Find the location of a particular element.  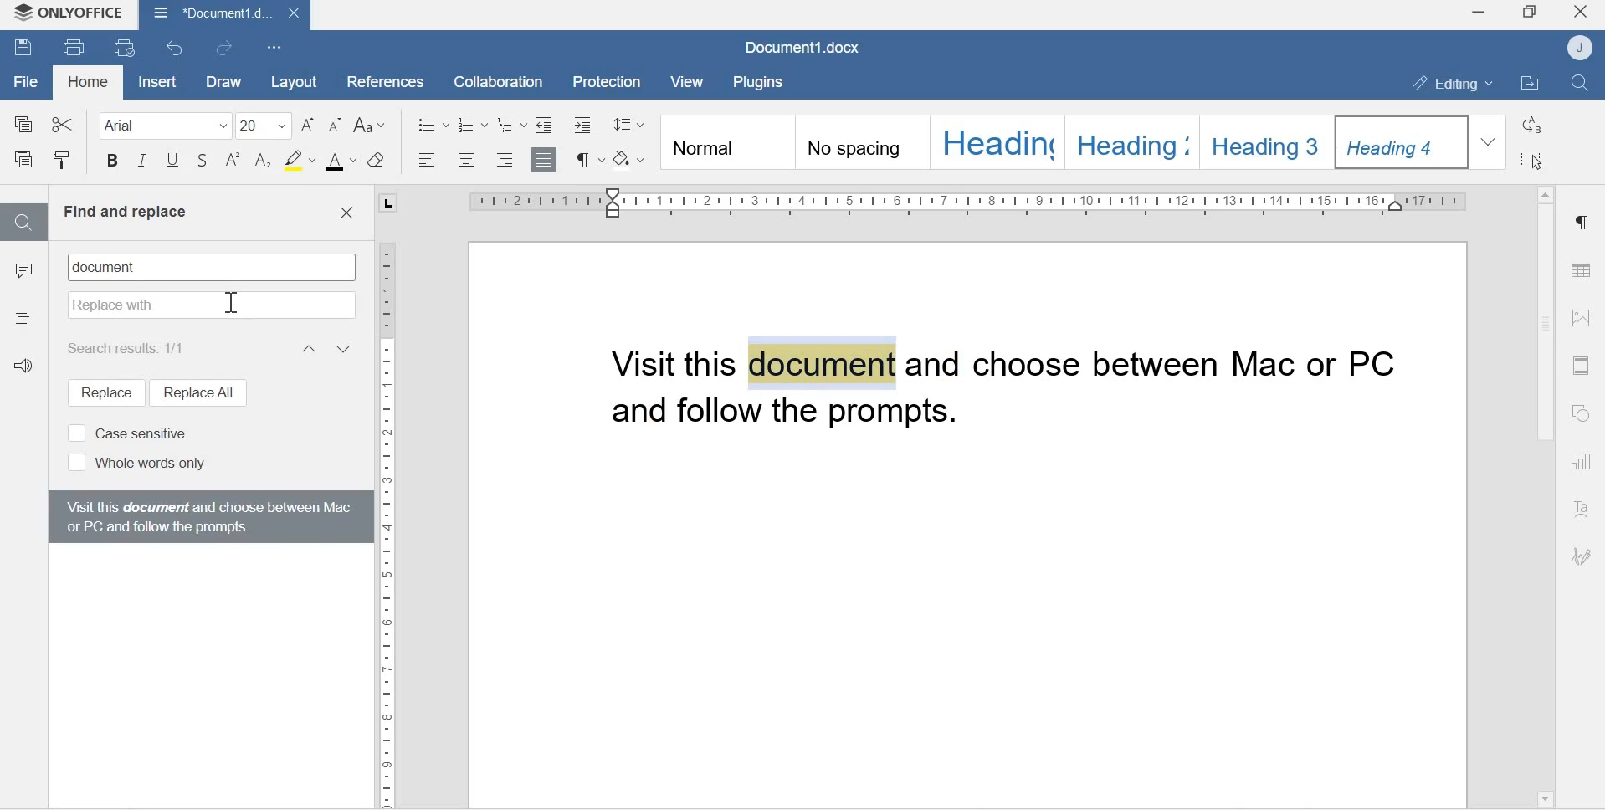

Subscript is located at coordinates (264, 161).